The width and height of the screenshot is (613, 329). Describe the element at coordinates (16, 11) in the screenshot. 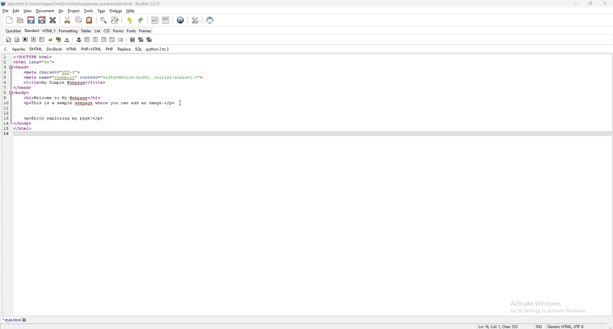

I see `edit` at that location.